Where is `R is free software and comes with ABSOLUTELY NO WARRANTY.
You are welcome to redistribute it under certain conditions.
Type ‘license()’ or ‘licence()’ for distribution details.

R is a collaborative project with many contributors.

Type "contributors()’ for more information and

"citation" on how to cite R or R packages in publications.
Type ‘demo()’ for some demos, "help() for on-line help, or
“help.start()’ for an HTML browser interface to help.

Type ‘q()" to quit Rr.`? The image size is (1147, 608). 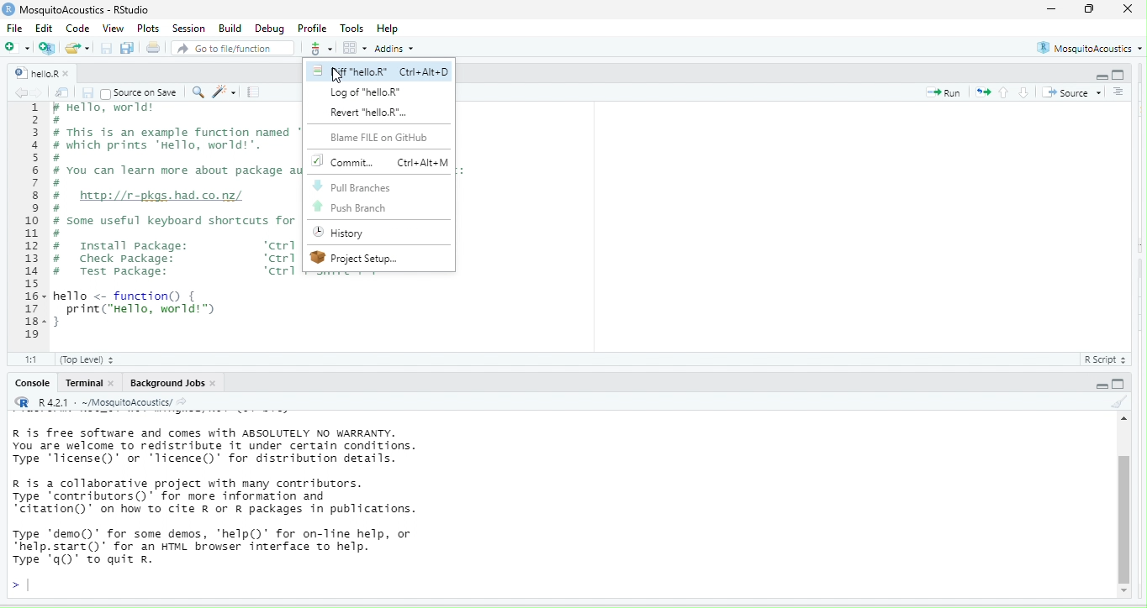
R is free software and comes with ABSOLUTELY NO WARRANTY.
You are welcome to redistribute it under certain conditions.
Type ‘license()’ or ‘licence()’ for distribution details.

R is a collaborative project with many contributors.

Type "contributors()’ for more information and

"citation" on how to cite R or R packages in publications.
Type ‘demo()’ for some demos, "help() for on-line help, or
“help.start()’ for an HTML browser interface to help.

Type ‘q()" to quit Rr. is located at coordinates (272, 498).